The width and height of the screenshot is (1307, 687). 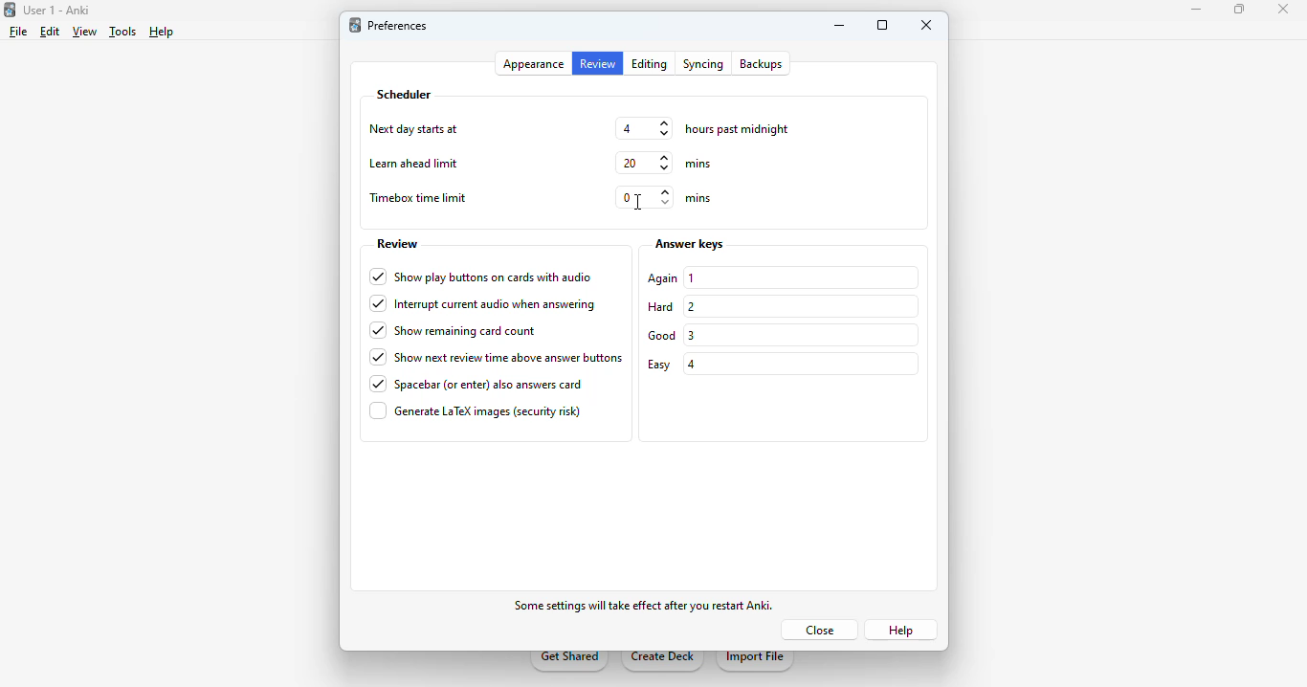 What do you see at coordinates (701, 63) in the screenshot?
I see `syncing` at bounding box center [701, 63].